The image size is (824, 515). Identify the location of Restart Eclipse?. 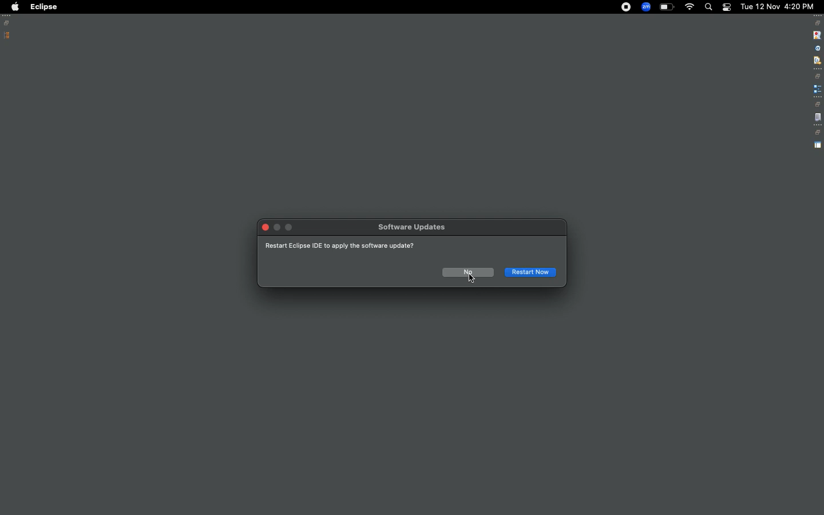
(350, 247).